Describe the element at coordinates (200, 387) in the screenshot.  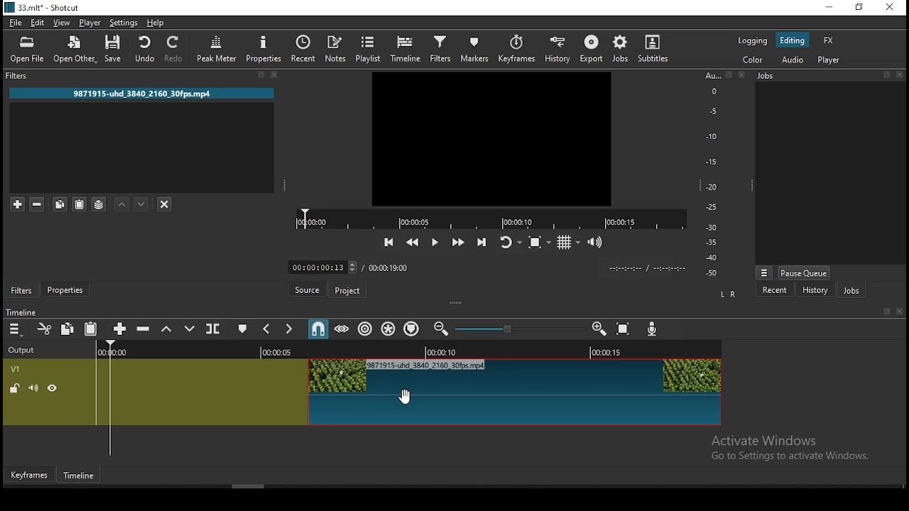
I see `video track` at that location.